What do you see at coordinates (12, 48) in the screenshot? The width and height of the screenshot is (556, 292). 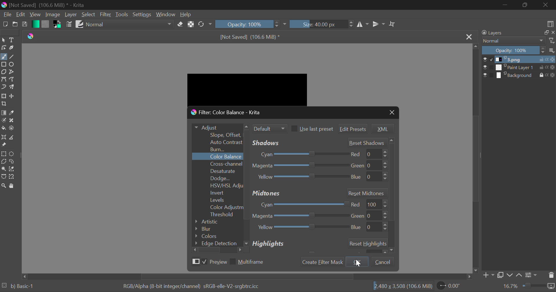 I see `Calligraphic Tool` at bounding box center [12, 48].